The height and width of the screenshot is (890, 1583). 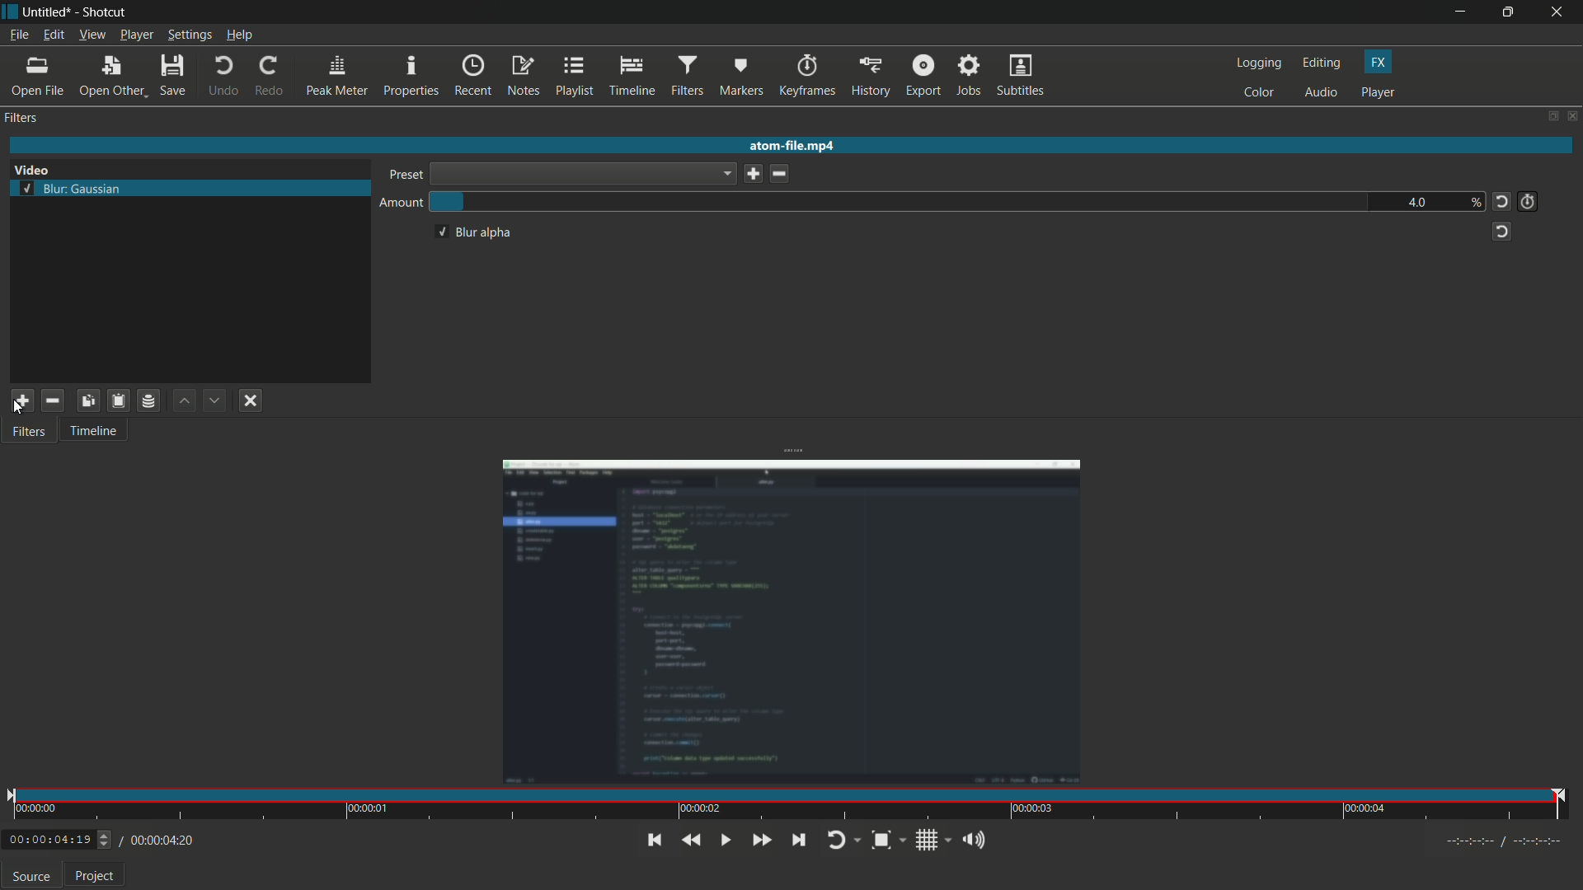 What do you see at coordinates (1419, 202) in the screenshot?
I see `4.0` at bounding box center [1419, 202].